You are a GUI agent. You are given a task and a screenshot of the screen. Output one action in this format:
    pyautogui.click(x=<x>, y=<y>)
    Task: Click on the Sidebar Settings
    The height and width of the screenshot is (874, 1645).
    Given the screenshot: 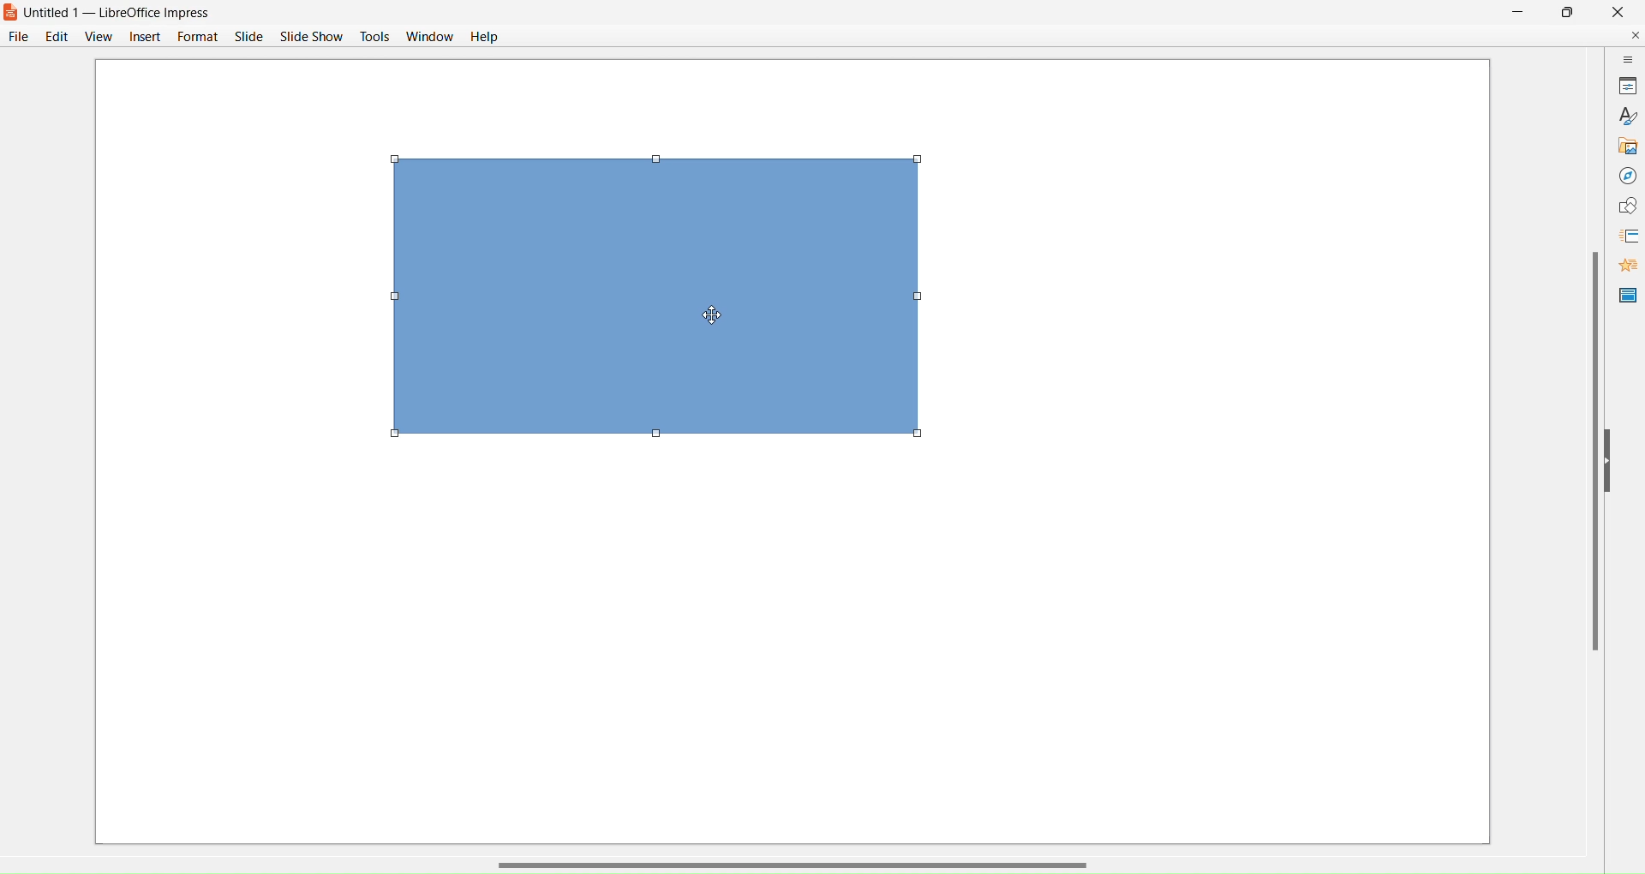 What is the action you would take?
    pyautogui.click(x=1625, y=60)
    